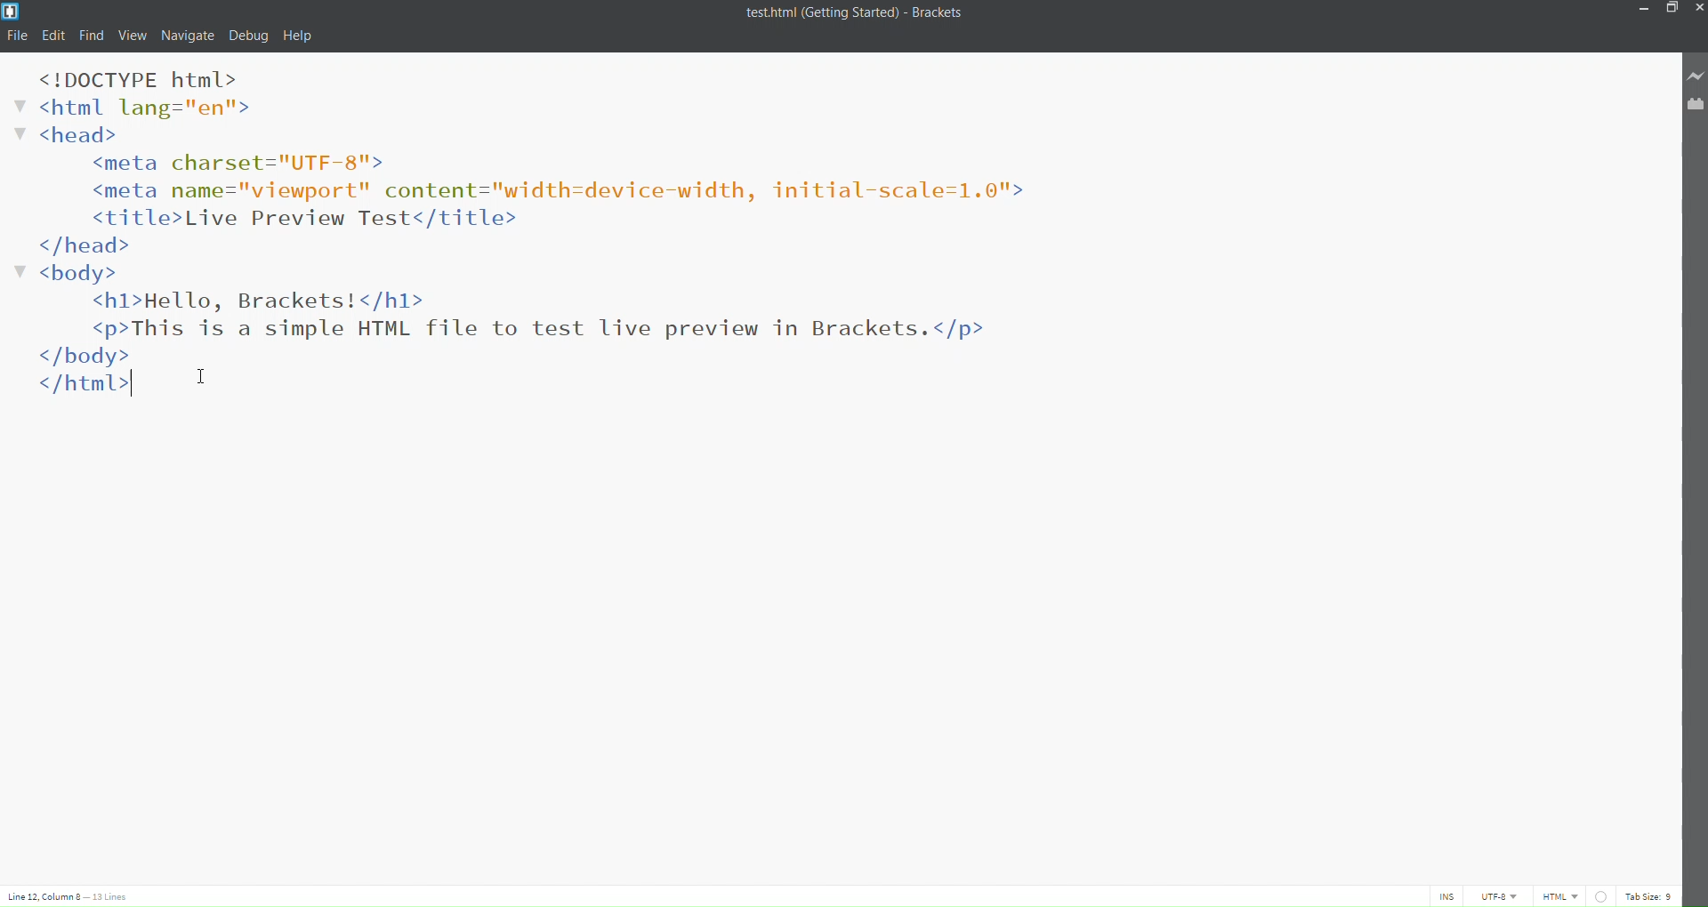 This screenshot has width=1708, height=907. I want to click on Title, so click(863, 14).